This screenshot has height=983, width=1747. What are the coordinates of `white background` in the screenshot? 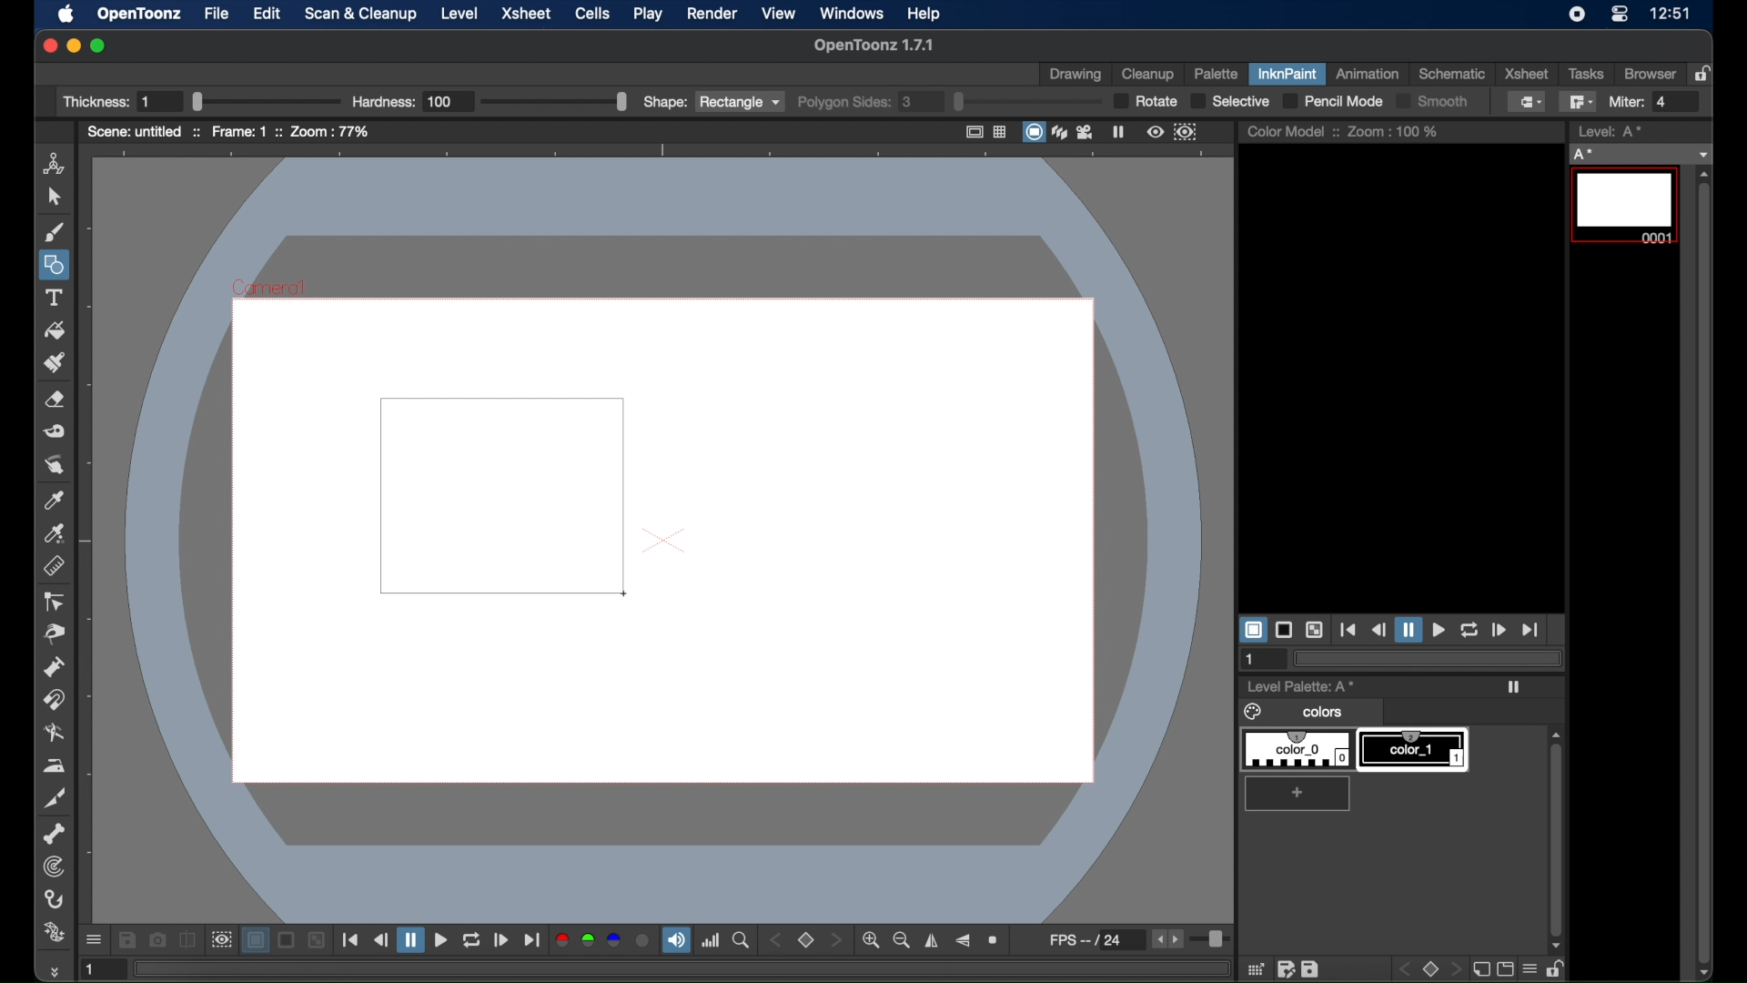 It's located at (1252, 630).